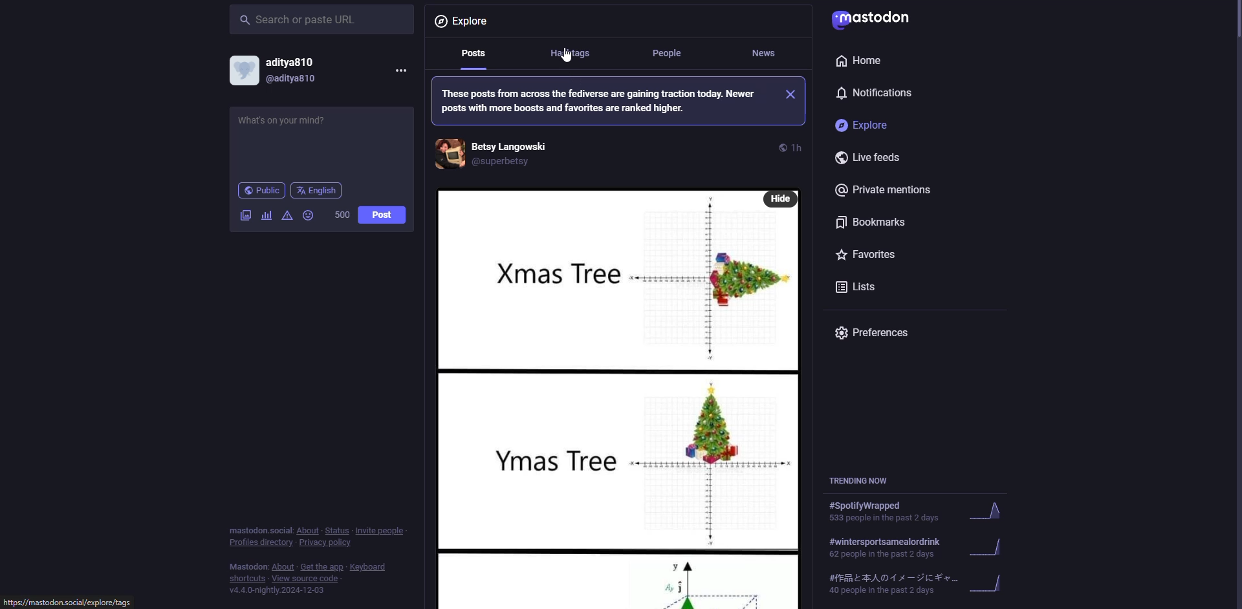  Describe the element at coordinates (878, 19) in the screenshot. I see `mastodon` at that location.